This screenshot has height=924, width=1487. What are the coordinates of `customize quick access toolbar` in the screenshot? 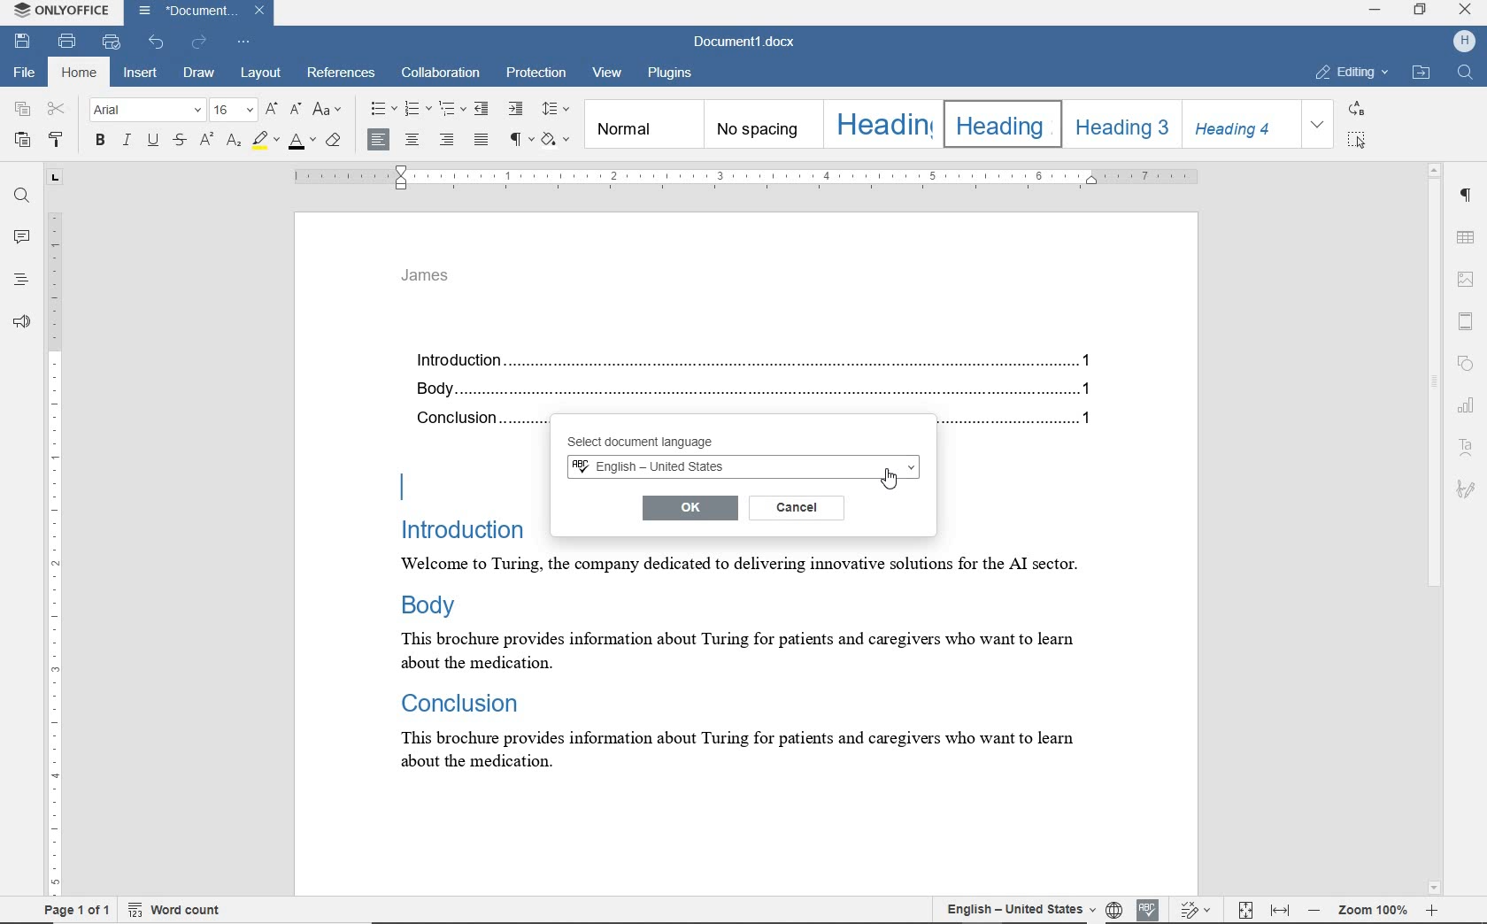 It's located at (243, 41).